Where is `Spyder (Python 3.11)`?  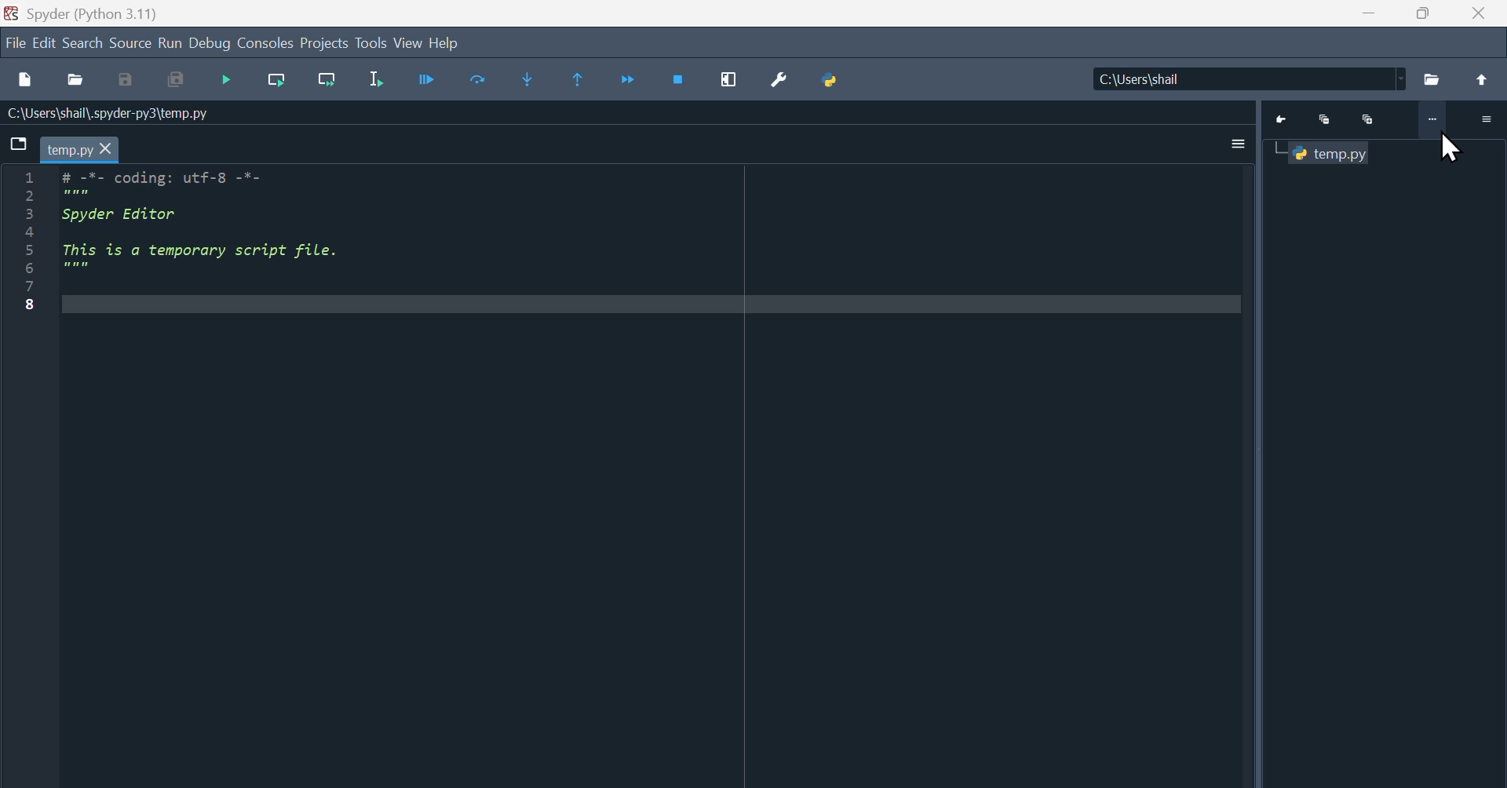 Spyder (Python 3.11) is located at coordinates (93, 14).